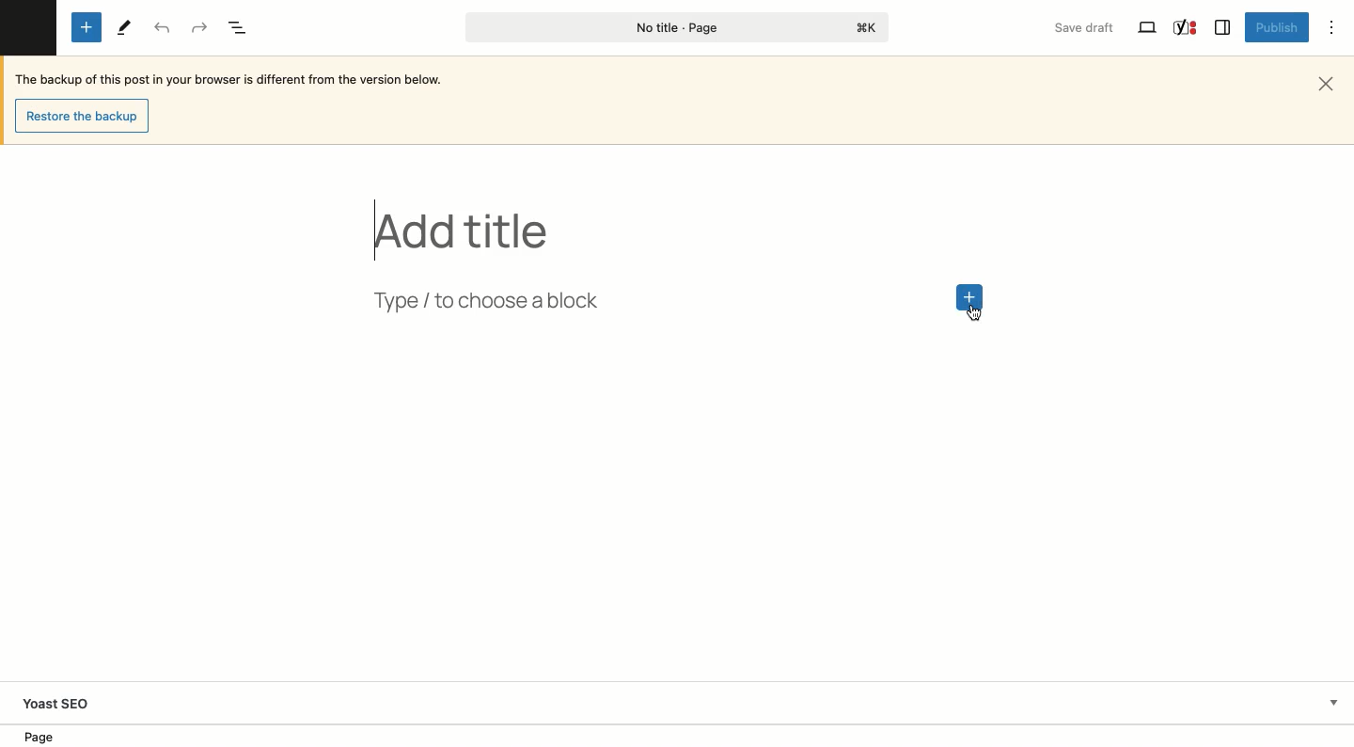 The height and width of the screenshot is (747, 1354). What do you see at coordinates (121, 26) in the screenshot?
I see `Tools` at bounding box center [121, 26].